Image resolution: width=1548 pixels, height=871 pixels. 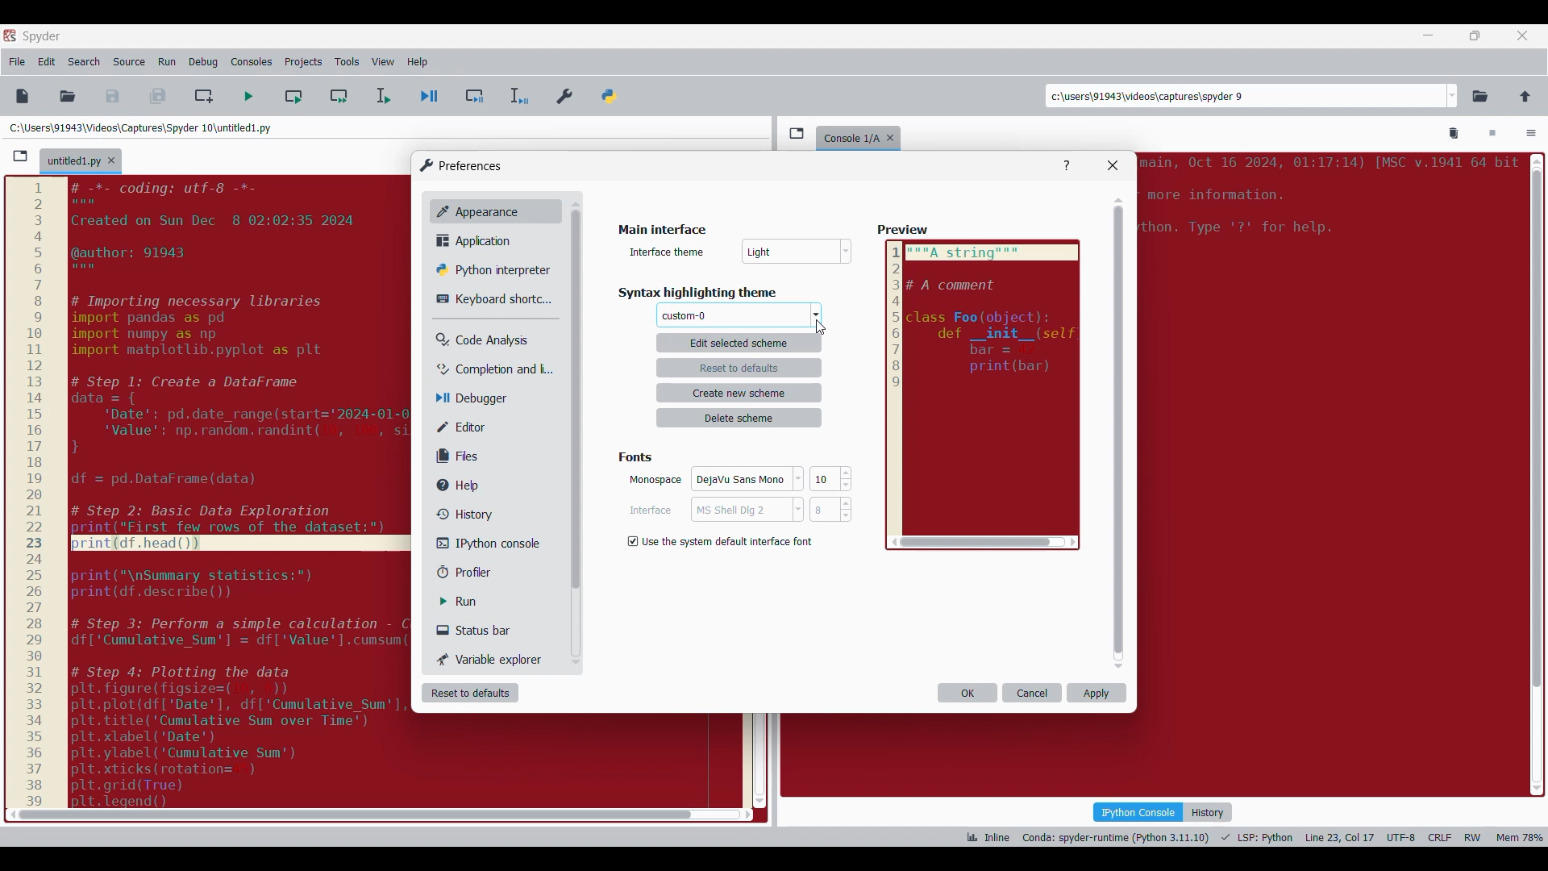 What do you see at coordinates (382, 96) in the screenshot?
I see `Run selection/current line` at bounding box center [382, 96].